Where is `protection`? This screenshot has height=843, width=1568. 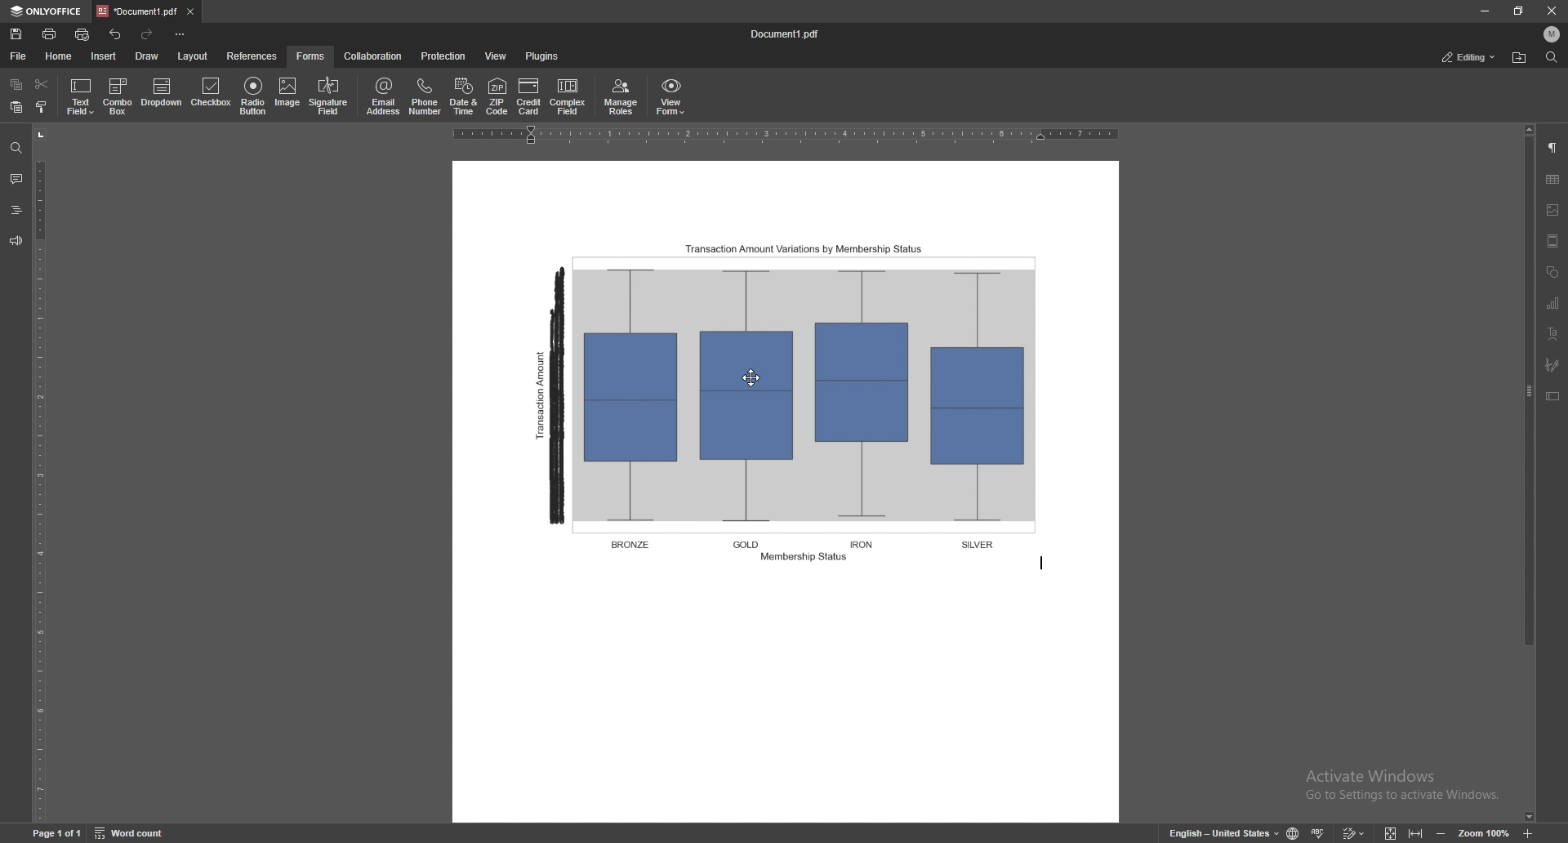 protection is located at coordinates (443, 56).